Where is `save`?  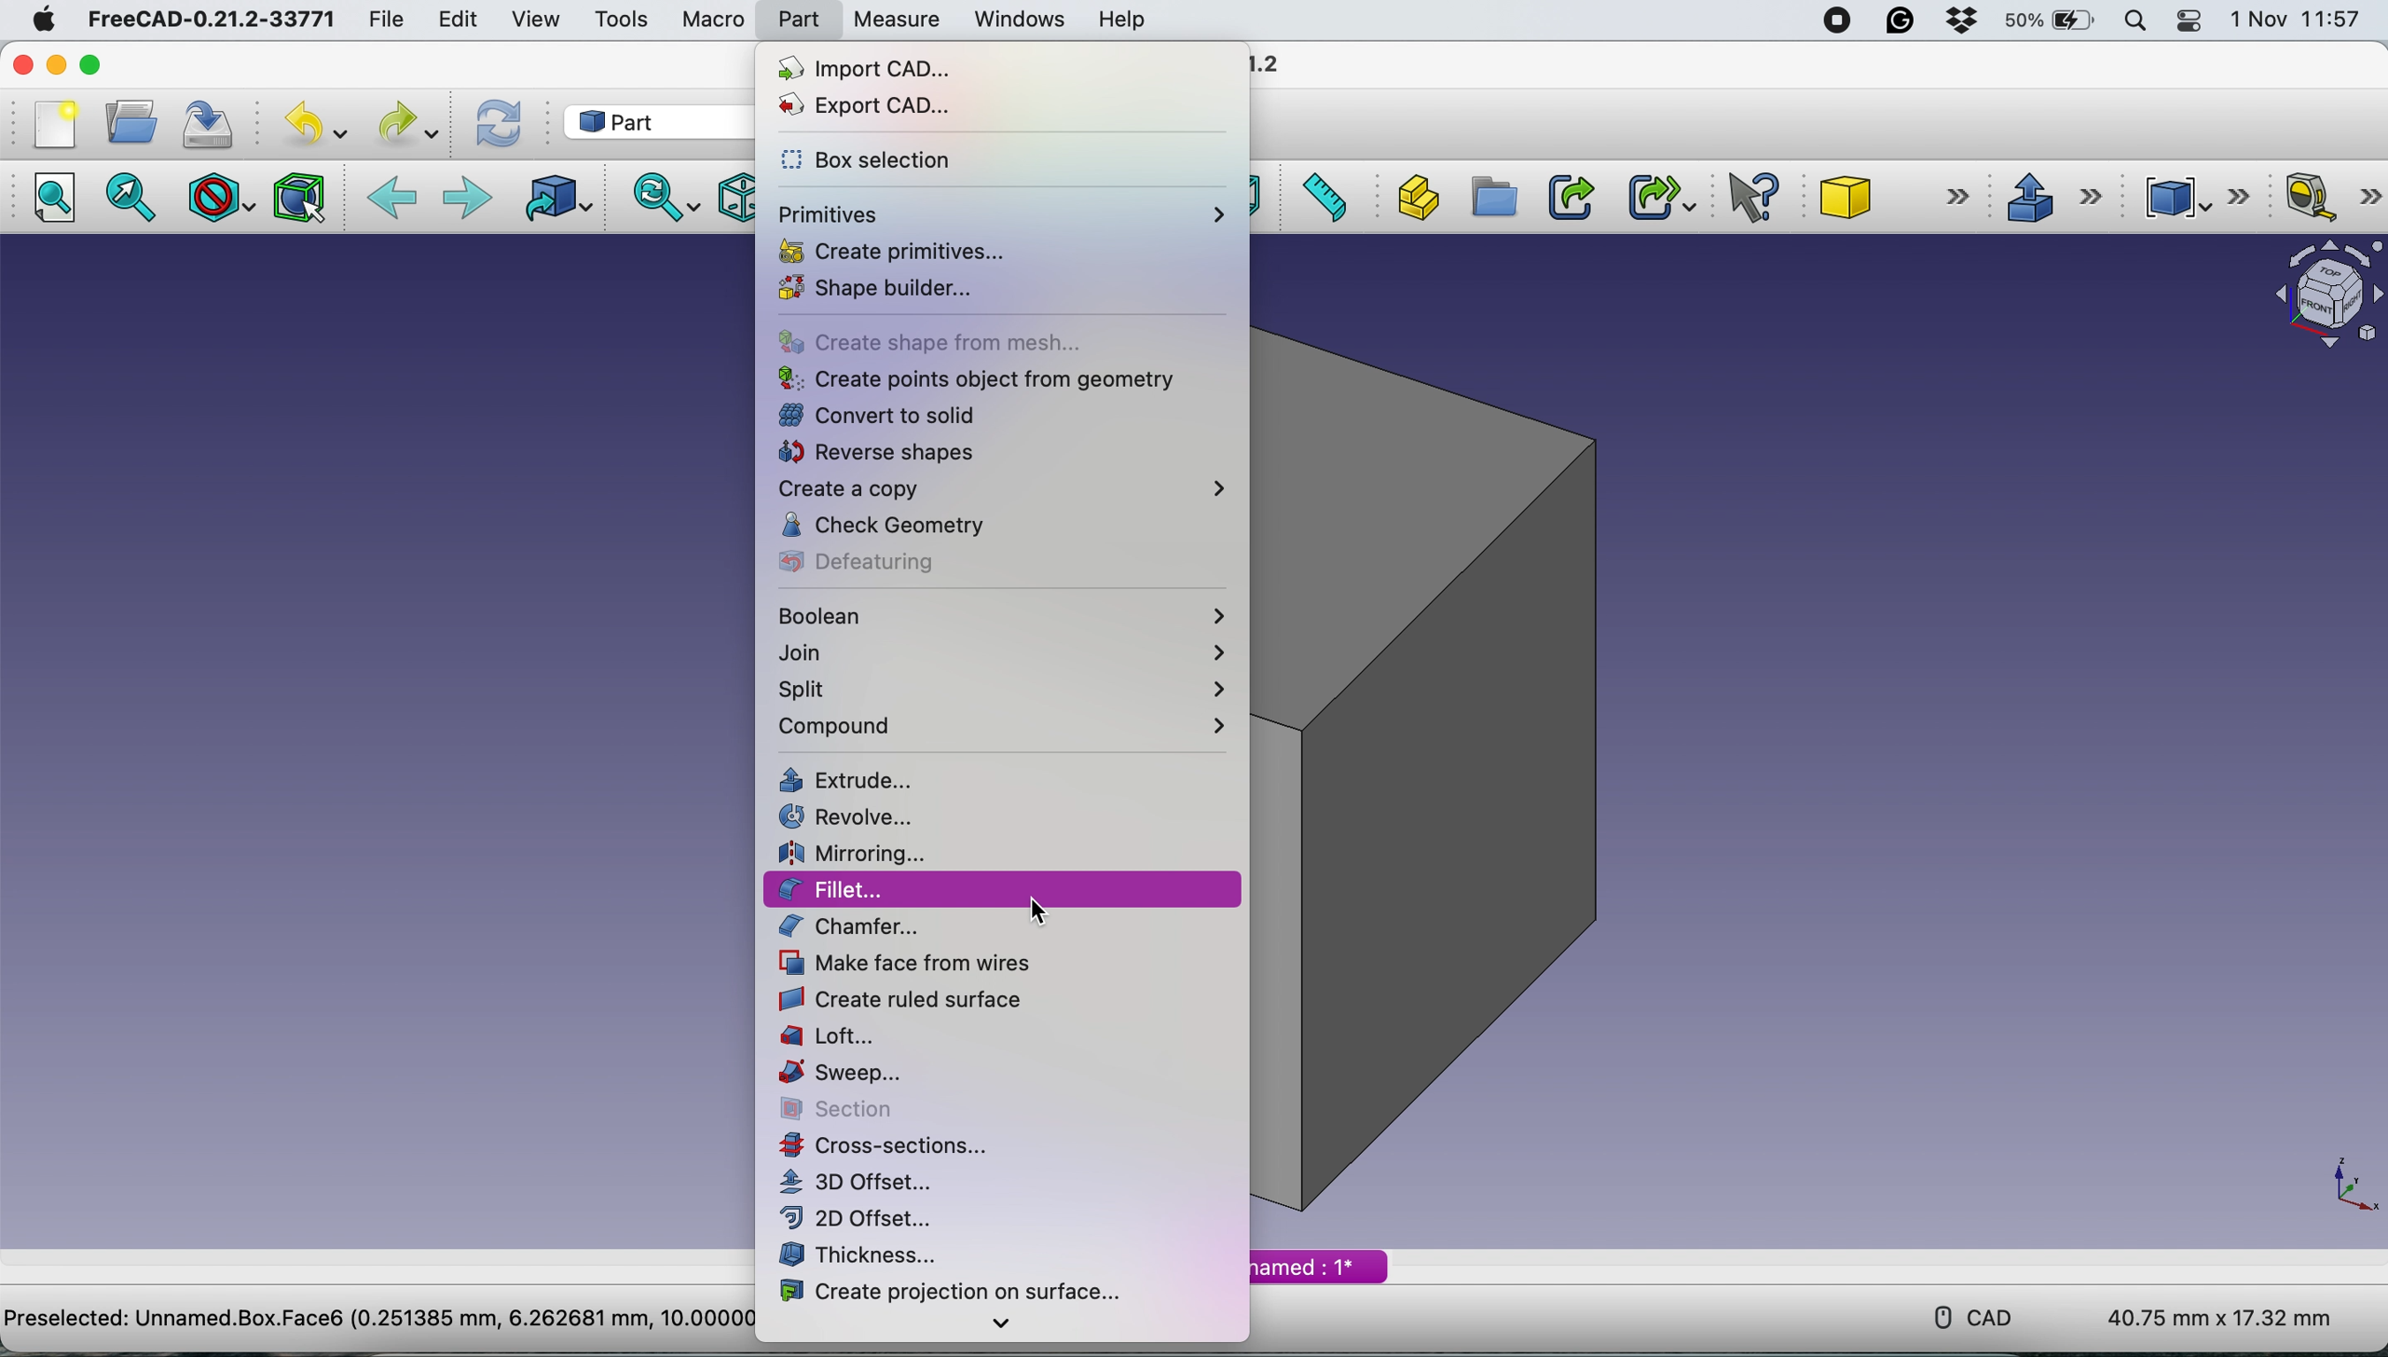 save is located at coordinates (214, 123).